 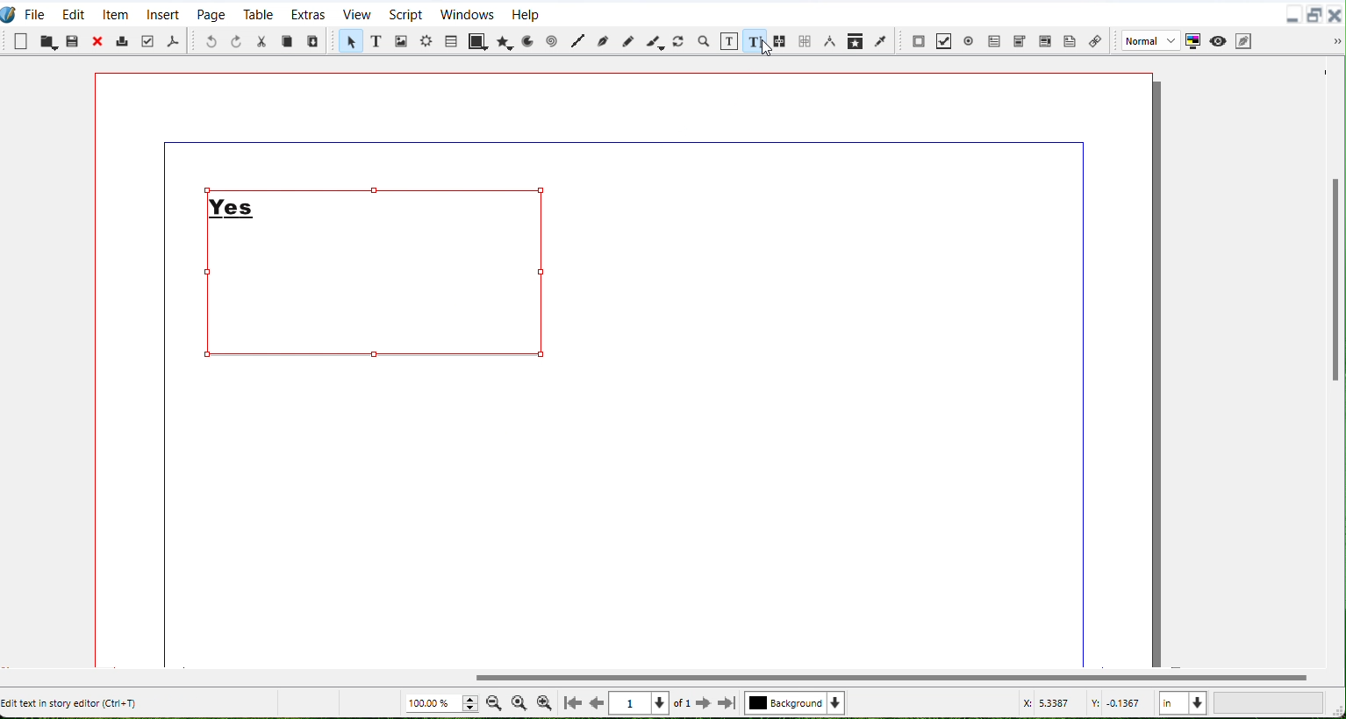 What do you see at coordinates (1045, 39) in the screenshot?
I see `PDF Text Box` at bounding box center [1045, 39].